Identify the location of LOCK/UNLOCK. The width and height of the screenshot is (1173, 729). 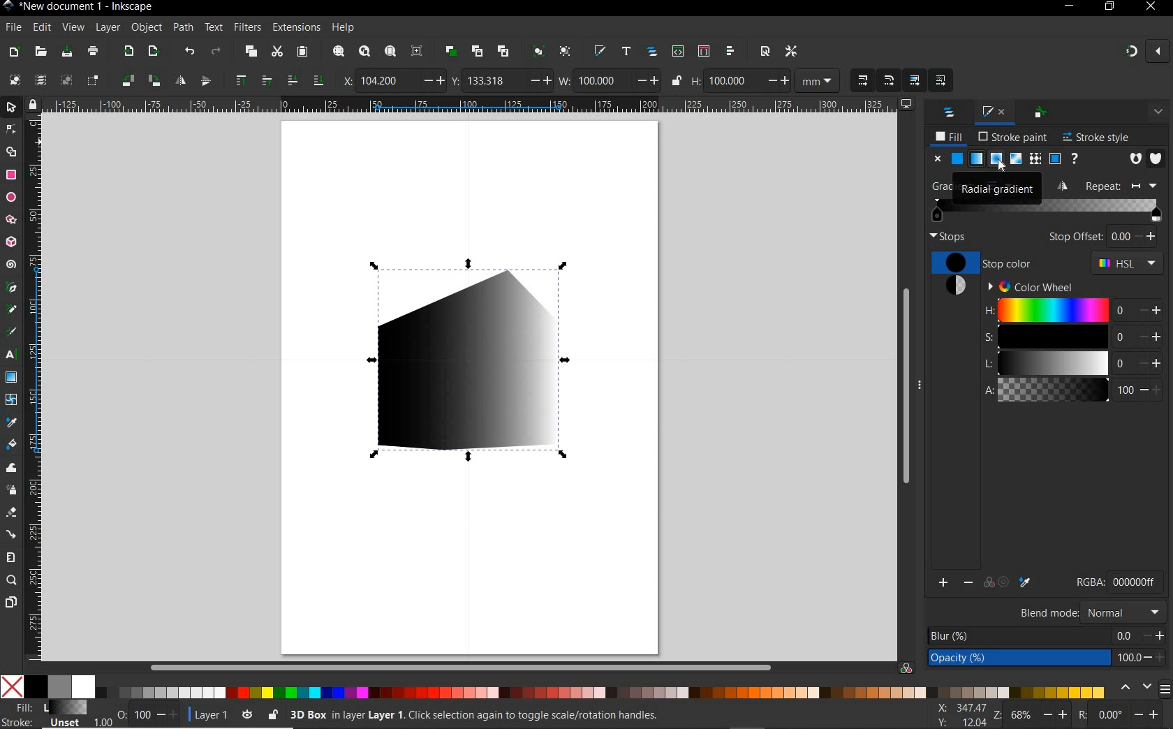
(677, 81).